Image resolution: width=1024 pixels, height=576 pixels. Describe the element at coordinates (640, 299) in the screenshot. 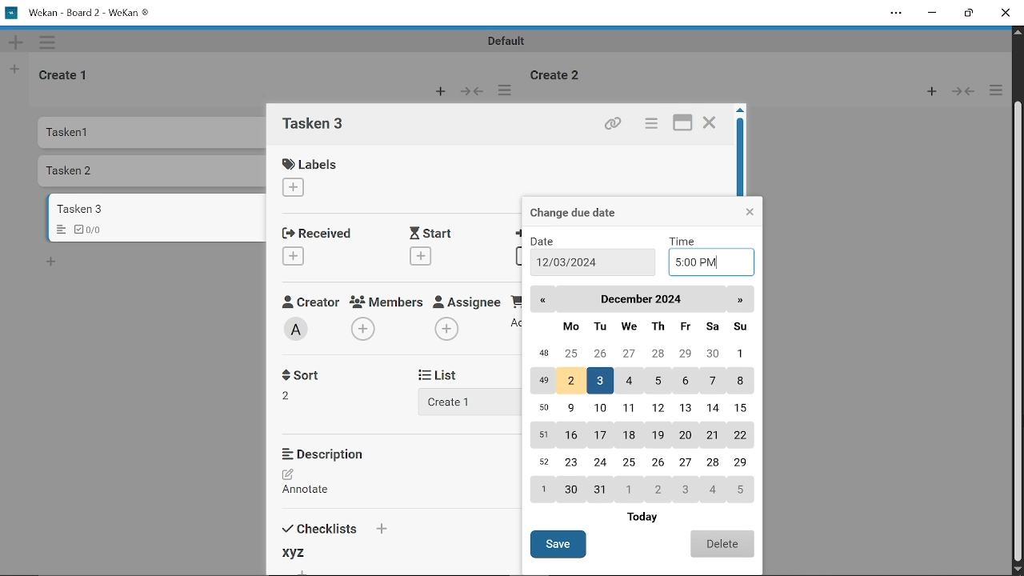

I see `Current month` at that location.